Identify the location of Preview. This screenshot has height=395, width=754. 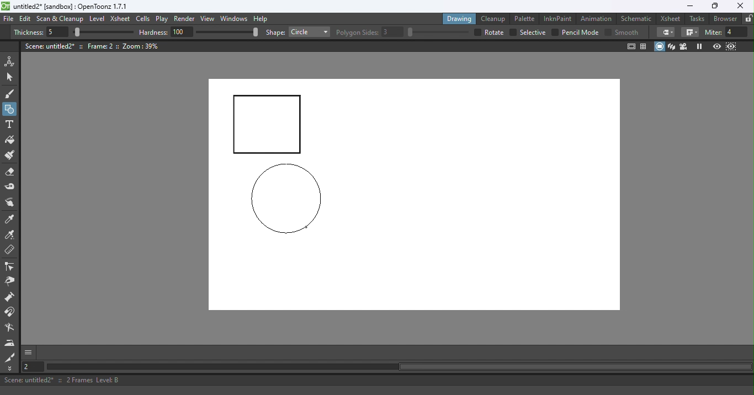
(716, 47).